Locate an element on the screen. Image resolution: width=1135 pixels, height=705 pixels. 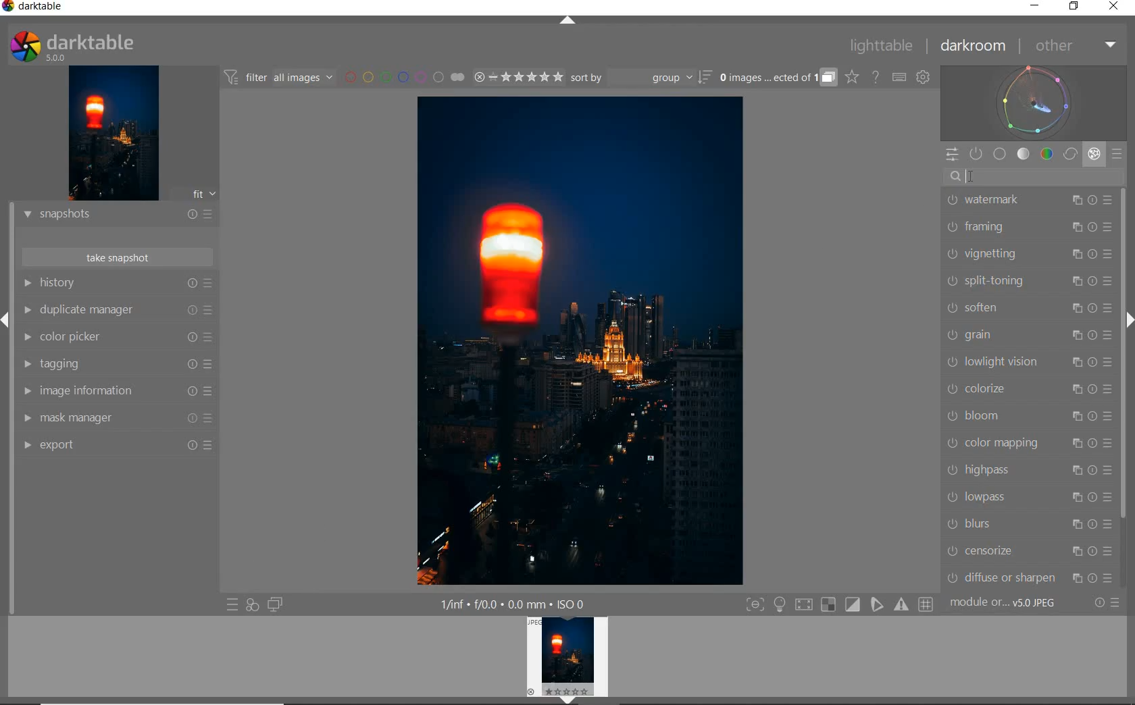
Preset and reset is located at coordinates (216, 444).